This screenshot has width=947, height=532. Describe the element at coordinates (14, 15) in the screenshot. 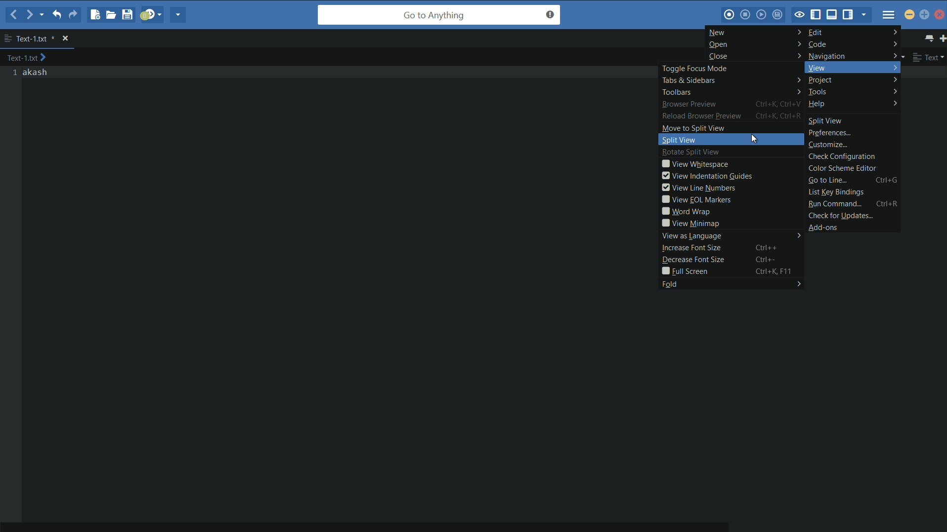

I see `back` at that location.